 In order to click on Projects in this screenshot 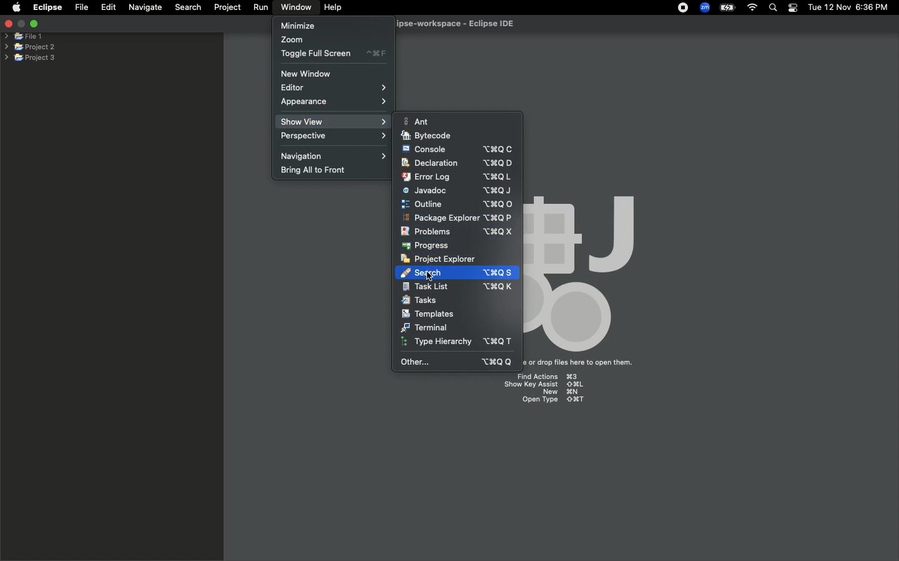, I will do `click(31, 46)`.